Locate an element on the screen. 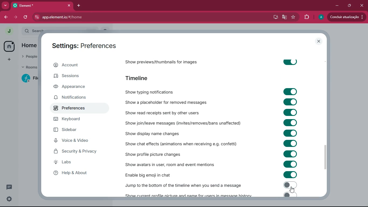  comments is located at coordinates (9, 187).